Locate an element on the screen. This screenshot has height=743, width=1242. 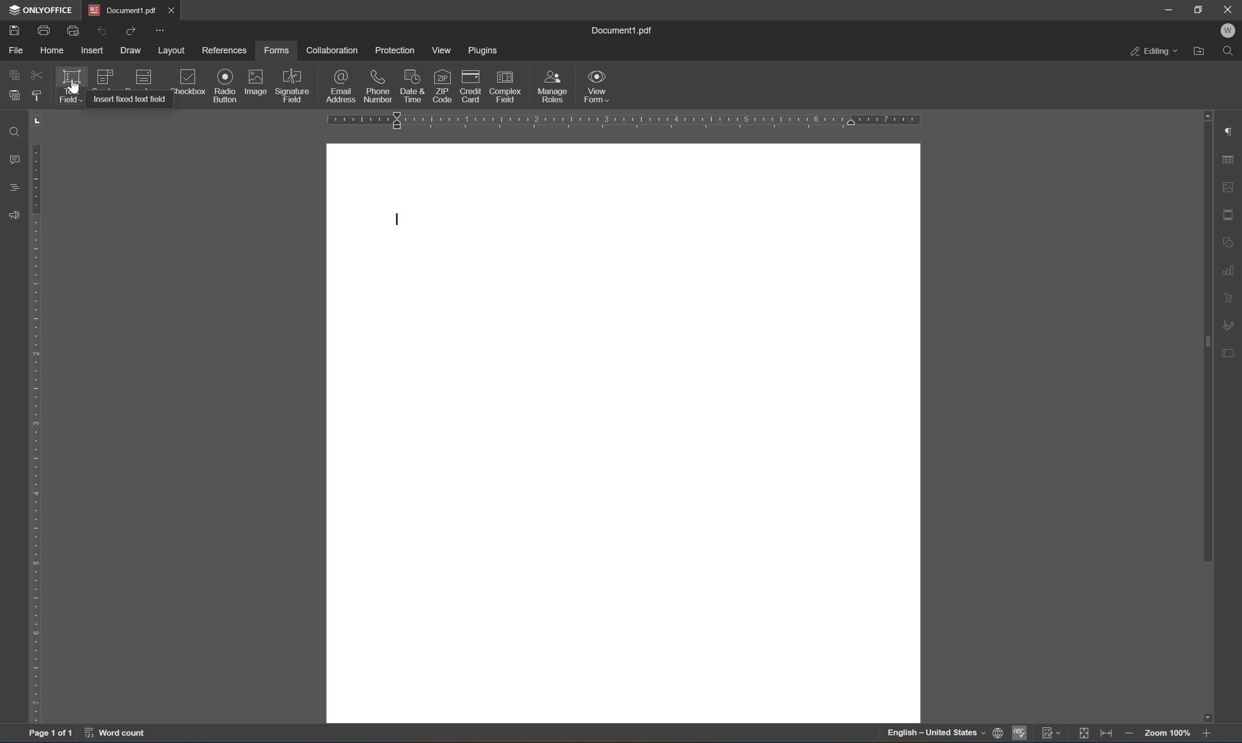
phone number is located at coordinates (378, 86).